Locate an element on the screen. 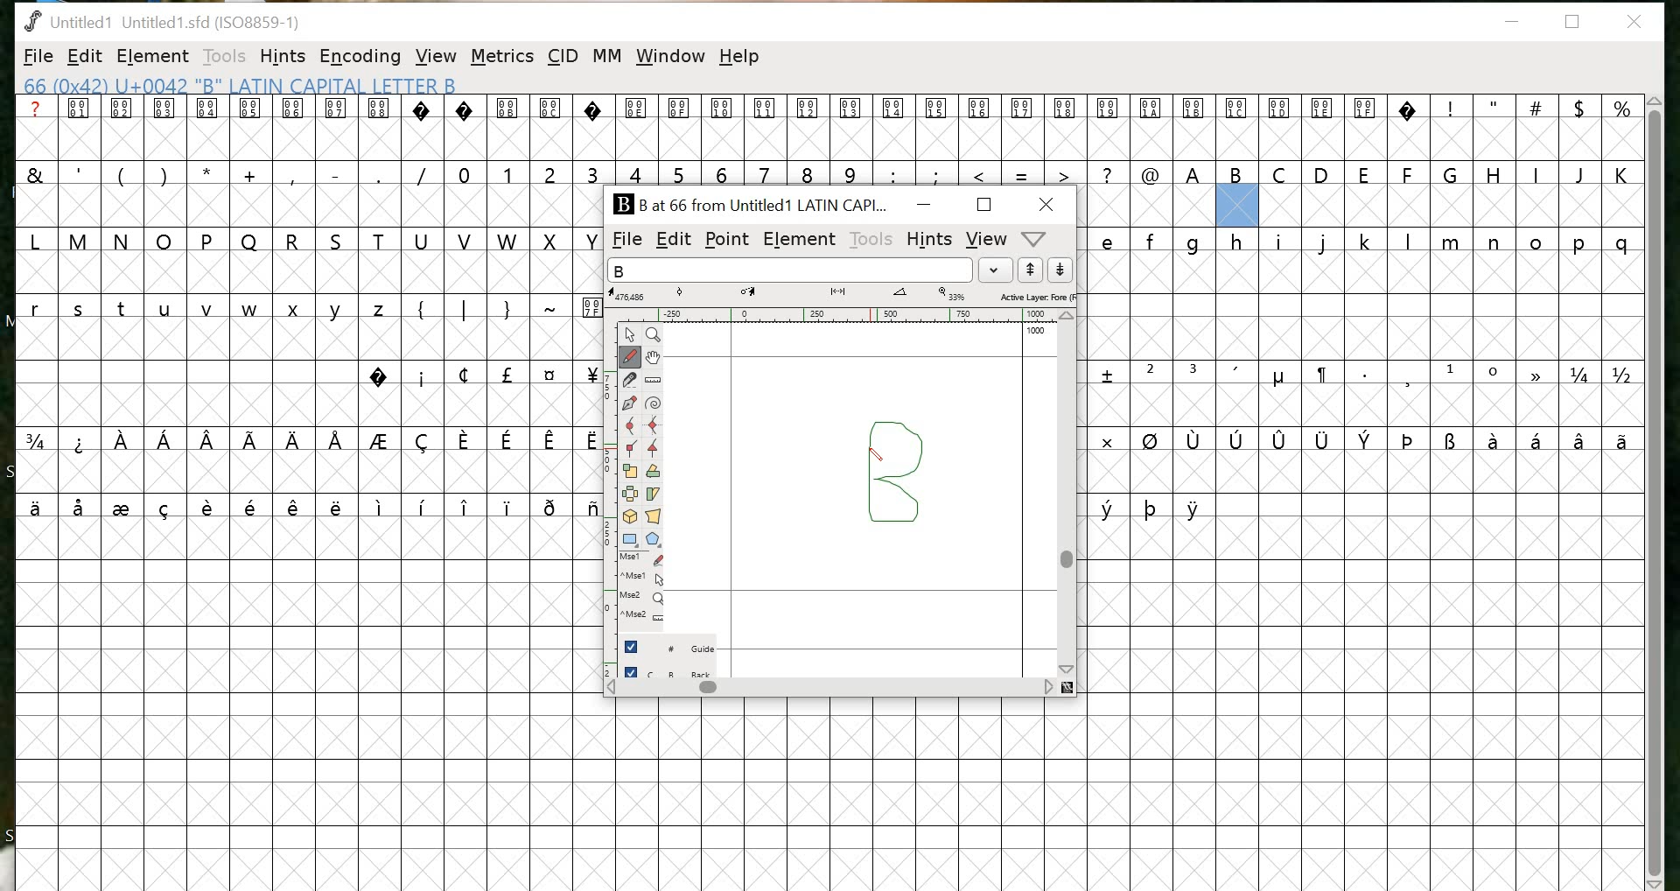 The image size is (1680, 891). back layer is located at coordinates (670, 670).